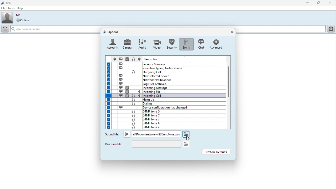  Describe the element at coordinates (201, 44) in the screenshot. I see `Chat` at that location.